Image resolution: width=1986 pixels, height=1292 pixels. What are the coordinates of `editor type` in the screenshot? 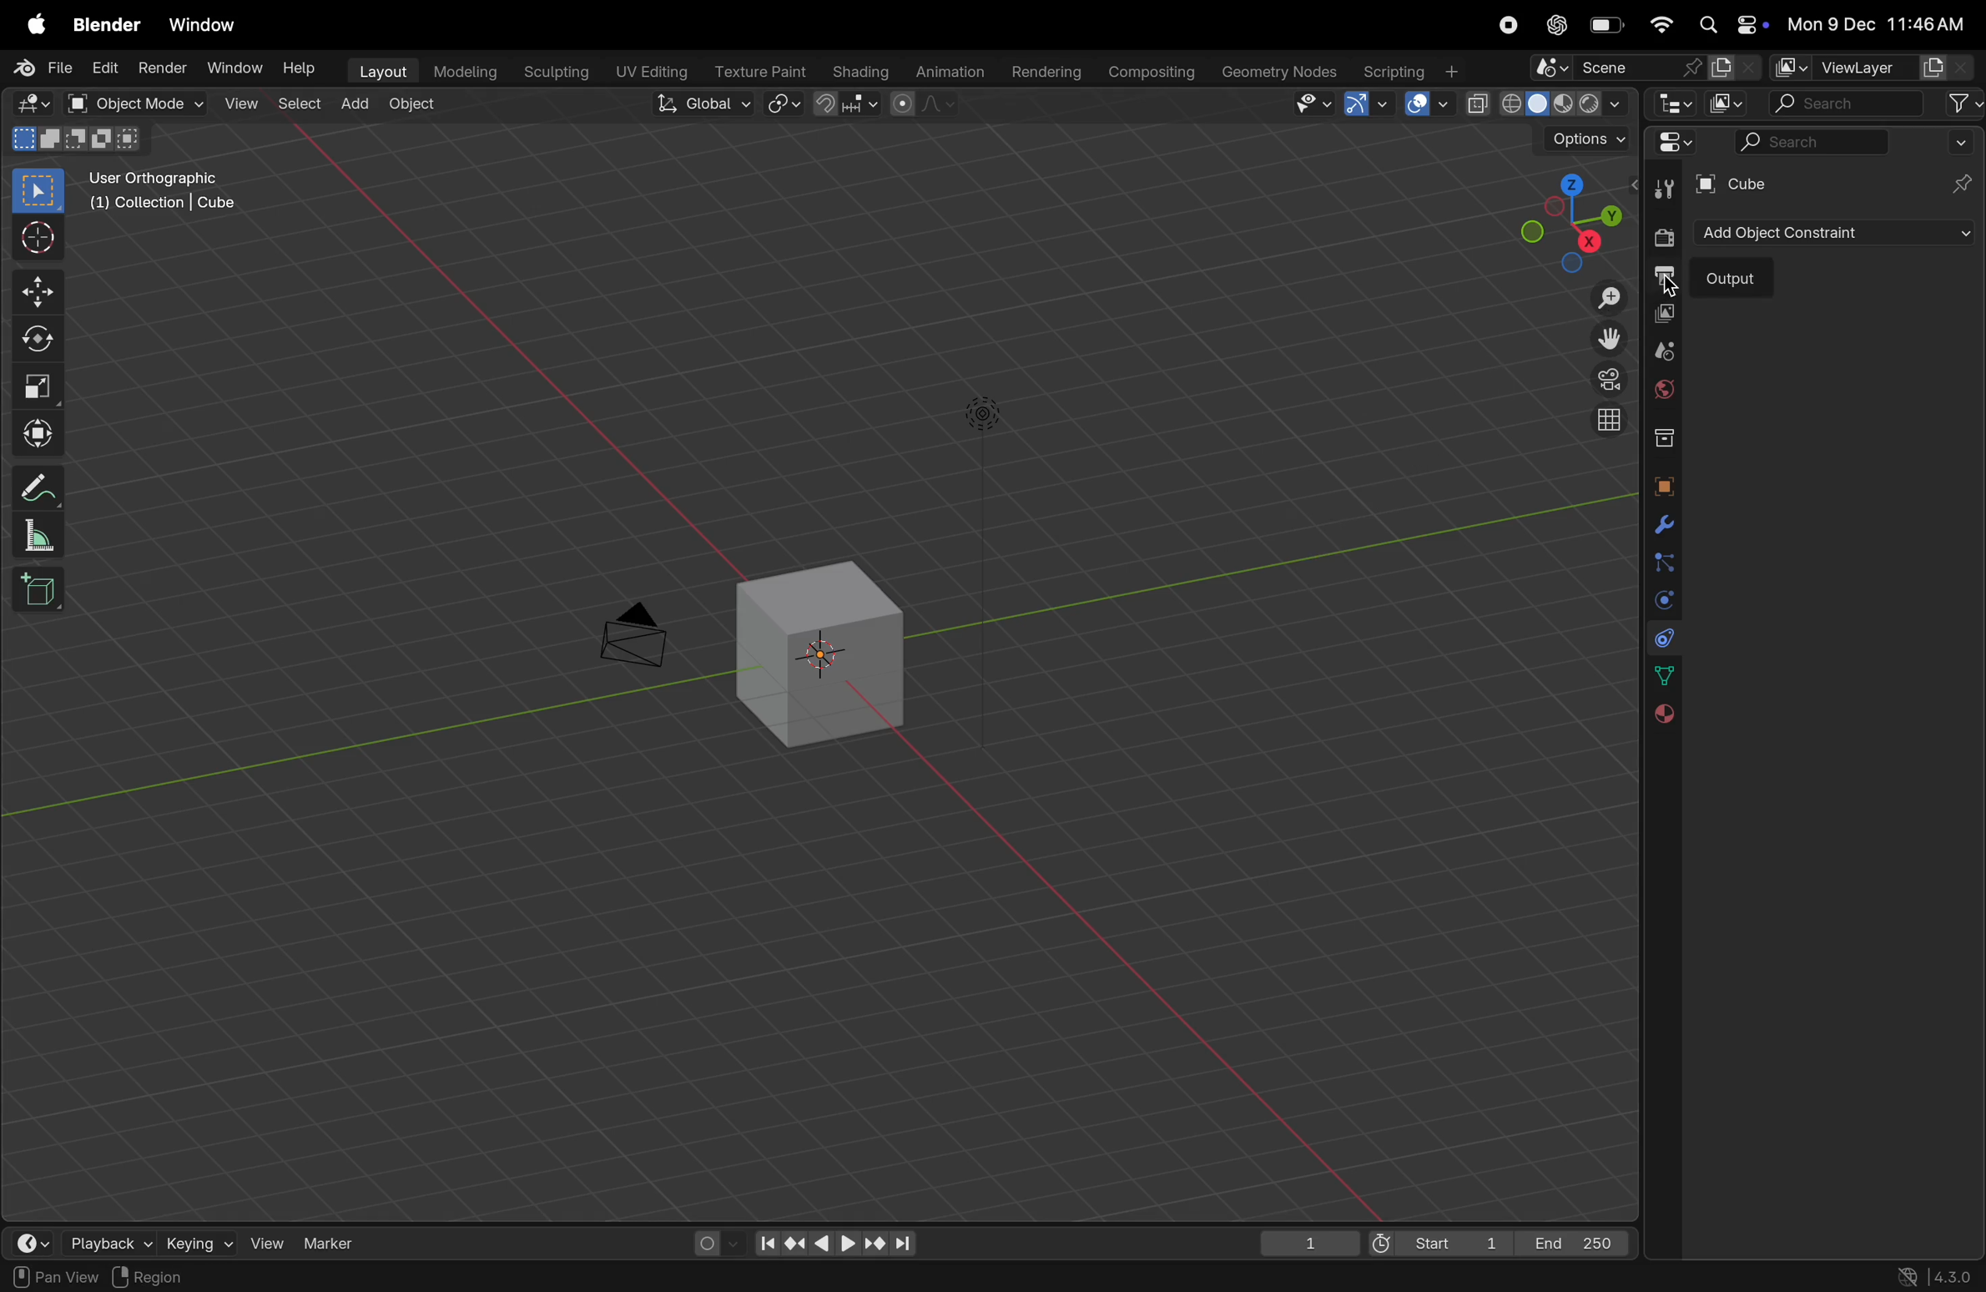 It's located at (1674, 103).